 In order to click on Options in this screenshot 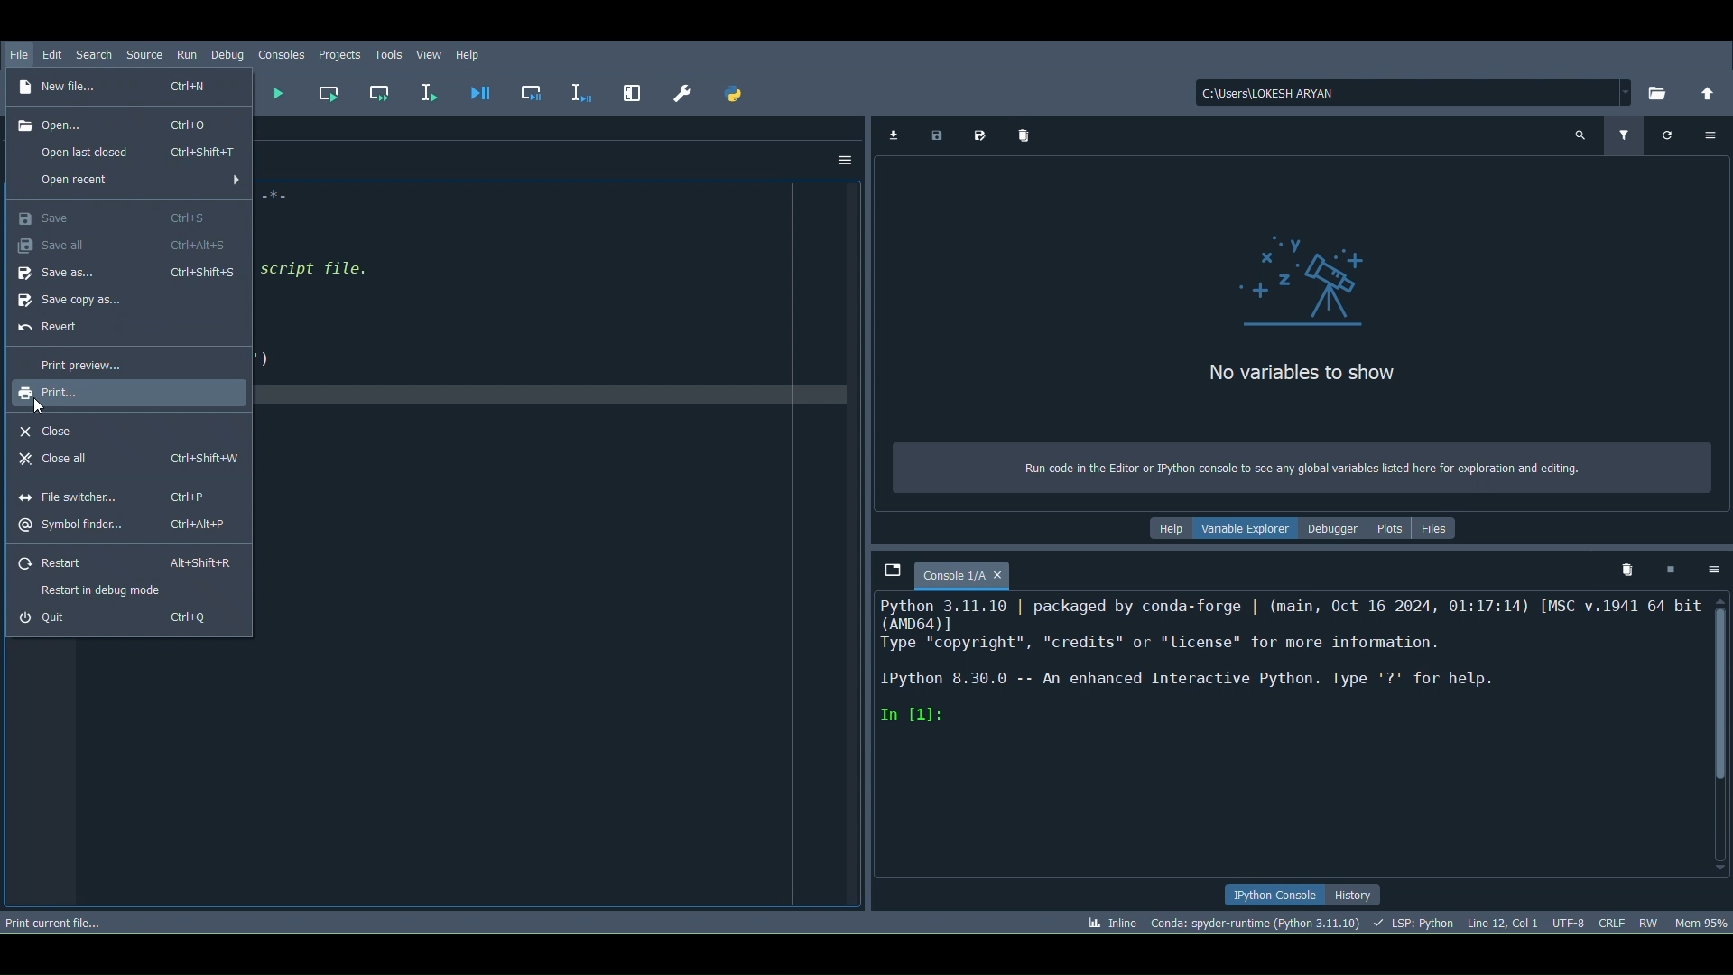, I will do `click(1712, 571)`.